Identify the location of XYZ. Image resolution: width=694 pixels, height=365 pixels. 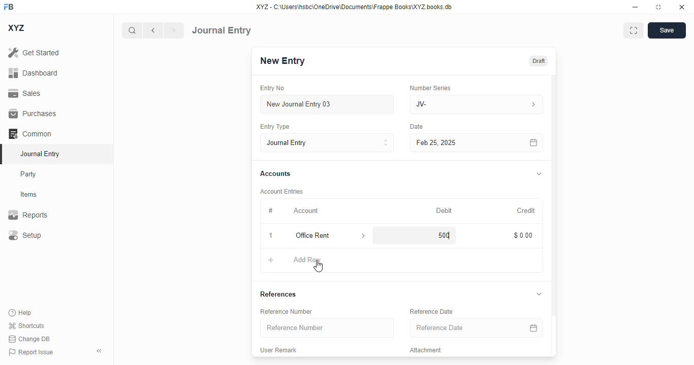
(17, 28).